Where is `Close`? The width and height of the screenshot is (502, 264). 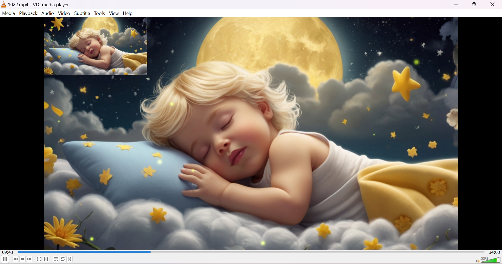 Close is located at coordinates (494, 4).